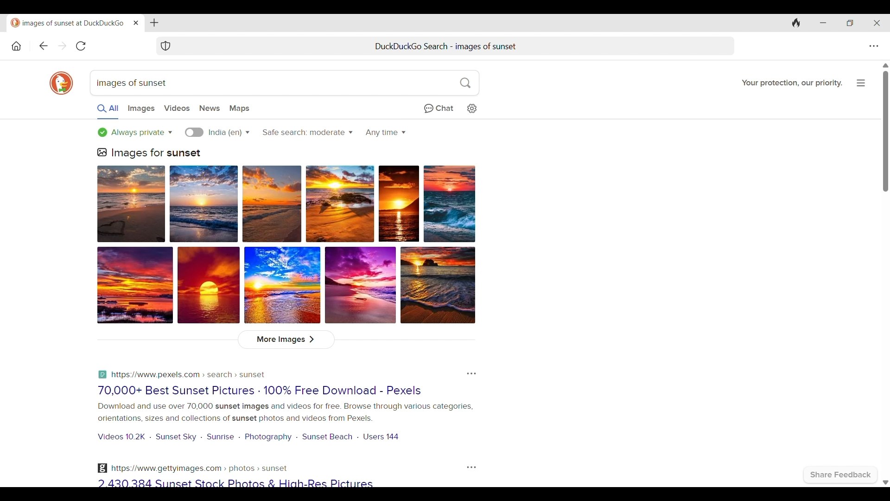  Describe the element at coordinates (120, 437) in the screenshot. I see `Videos 10.2 k` at that location.